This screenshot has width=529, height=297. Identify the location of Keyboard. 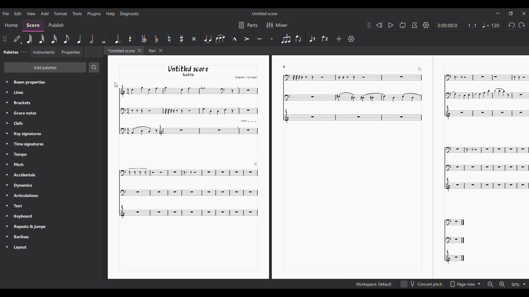
(26, 217).